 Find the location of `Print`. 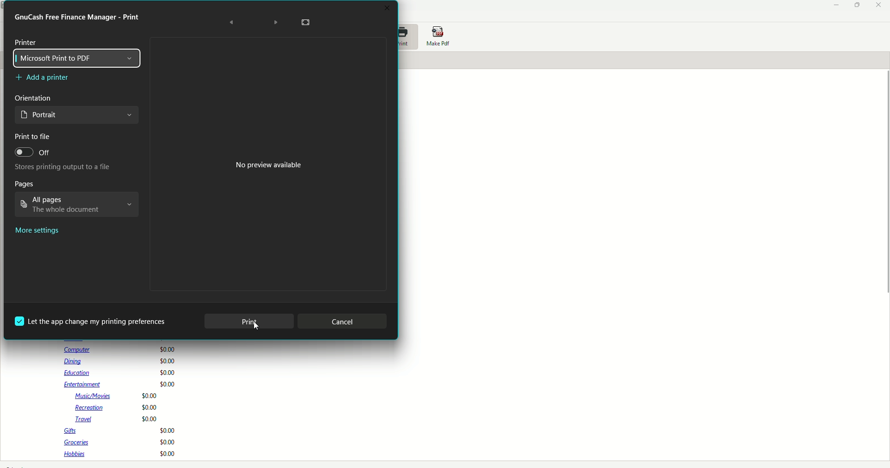

Print is located at coordinates (408, 37).